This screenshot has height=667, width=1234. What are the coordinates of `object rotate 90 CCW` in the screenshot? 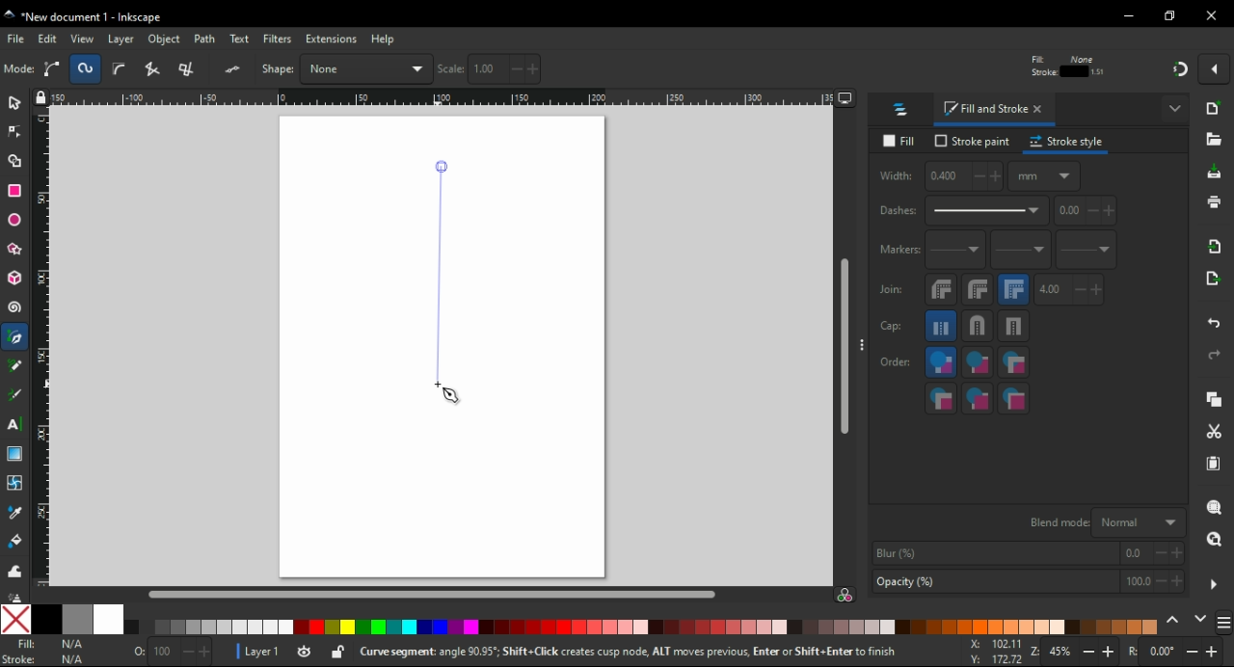 It's located at (161, 69).